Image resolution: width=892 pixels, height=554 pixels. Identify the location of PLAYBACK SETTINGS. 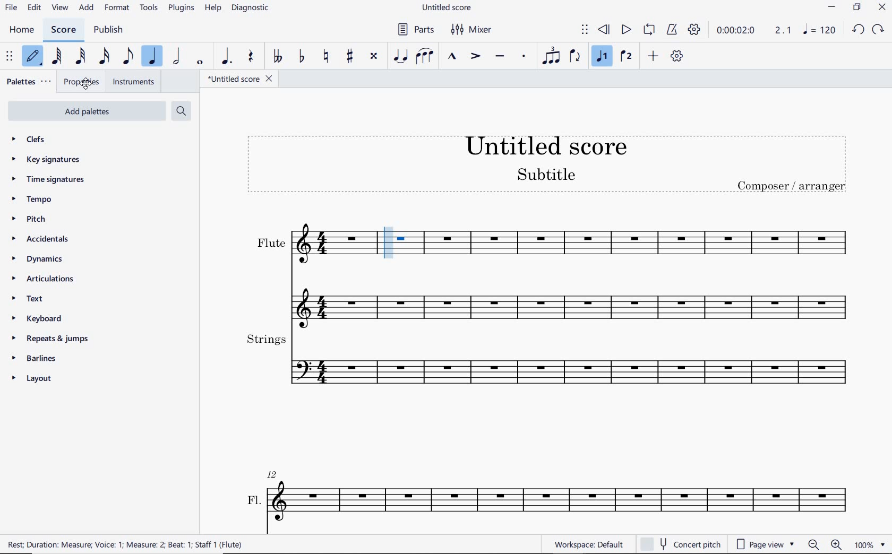
(695, 31).